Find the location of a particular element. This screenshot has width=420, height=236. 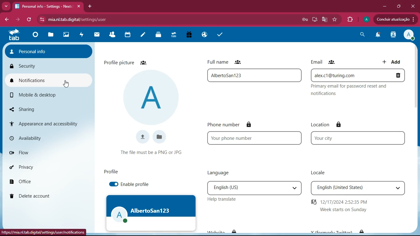

close is located at coordinates (413, 5).